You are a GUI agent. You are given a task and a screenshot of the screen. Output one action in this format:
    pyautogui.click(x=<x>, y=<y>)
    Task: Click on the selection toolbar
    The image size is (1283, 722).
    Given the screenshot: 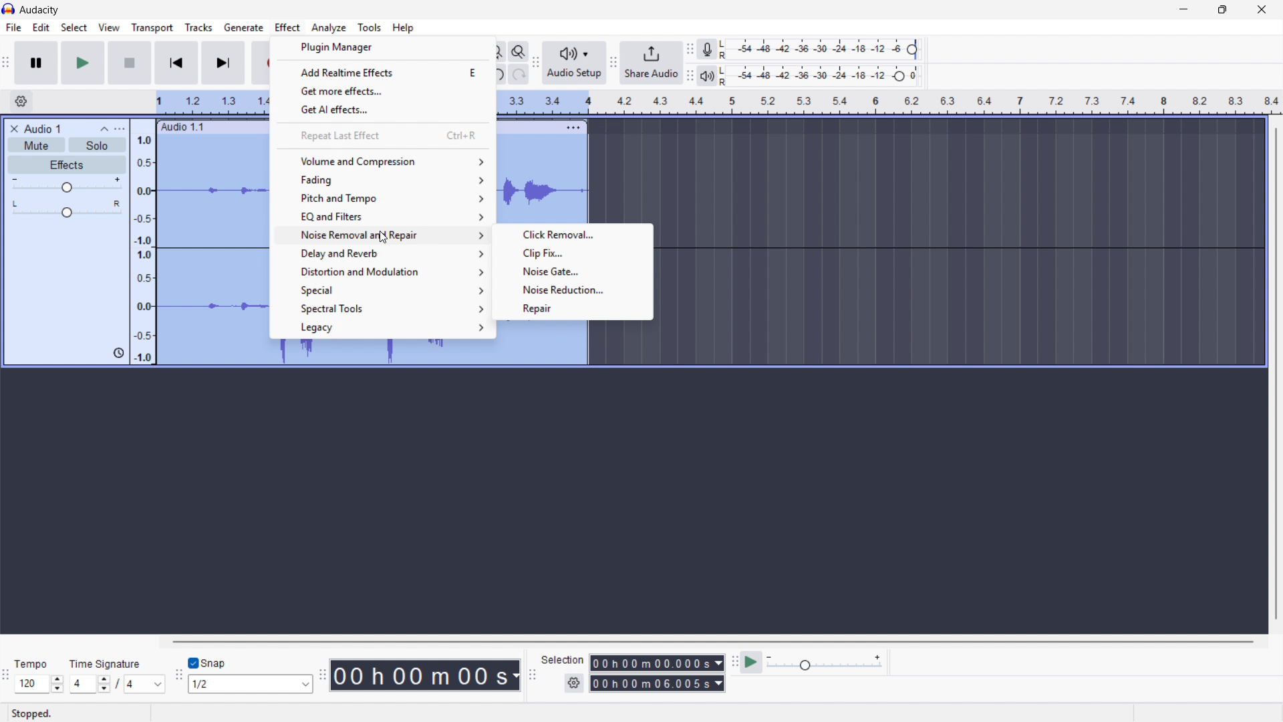 What is the action you would take?
    pyautogui.click(x=533, y=675)
    